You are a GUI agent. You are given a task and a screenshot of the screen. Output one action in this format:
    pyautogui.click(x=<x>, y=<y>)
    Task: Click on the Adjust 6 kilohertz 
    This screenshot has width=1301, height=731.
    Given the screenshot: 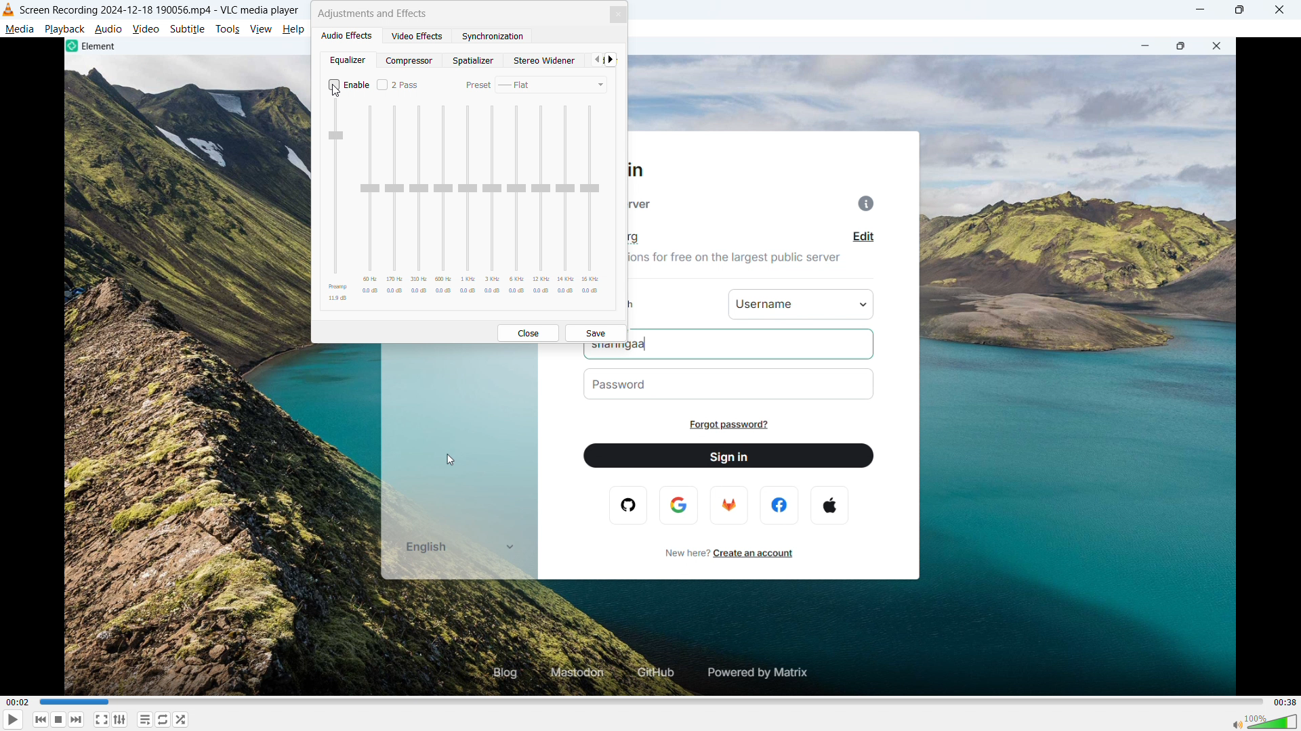 What is the action you would take?
    pyautogui.click(x=517, y=200)
    